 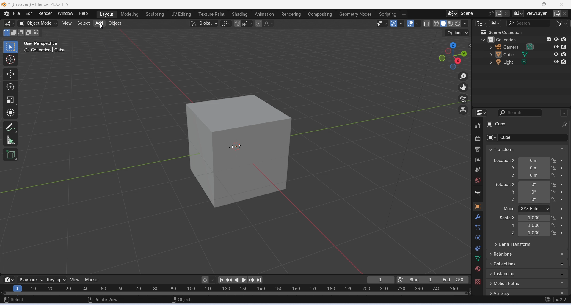 What do you see at coordinates (542, 168) in the screenshot?
I see `Y axis` at bounding box center [542, 168].